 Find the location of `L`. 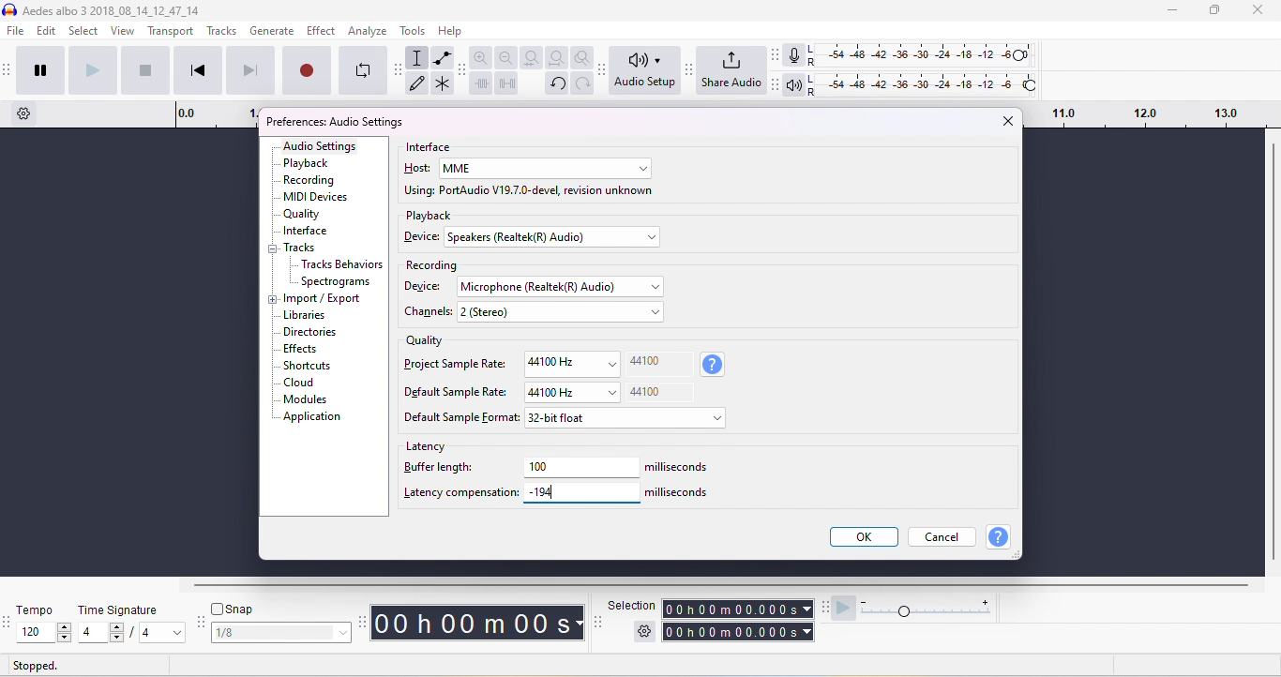

L is located at coordinates (815, 80).